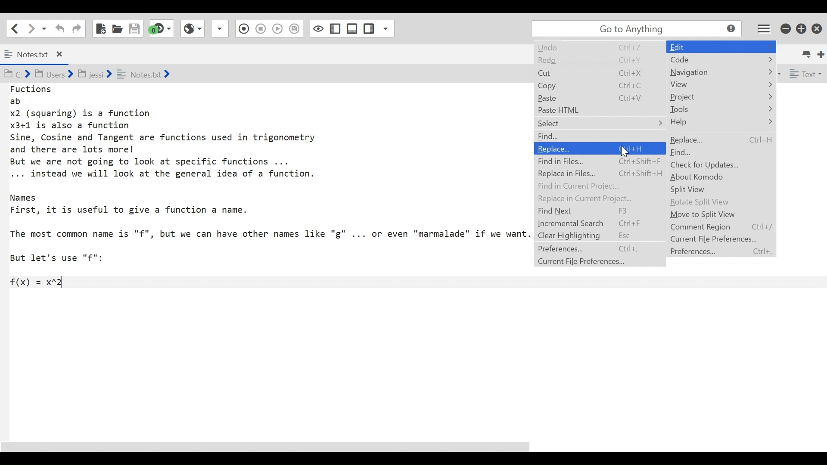 The width and height of the screenshot is (827, 465). Describe the element at coordinates (591, 85) in the screenshot. I see `Copy` at that location.